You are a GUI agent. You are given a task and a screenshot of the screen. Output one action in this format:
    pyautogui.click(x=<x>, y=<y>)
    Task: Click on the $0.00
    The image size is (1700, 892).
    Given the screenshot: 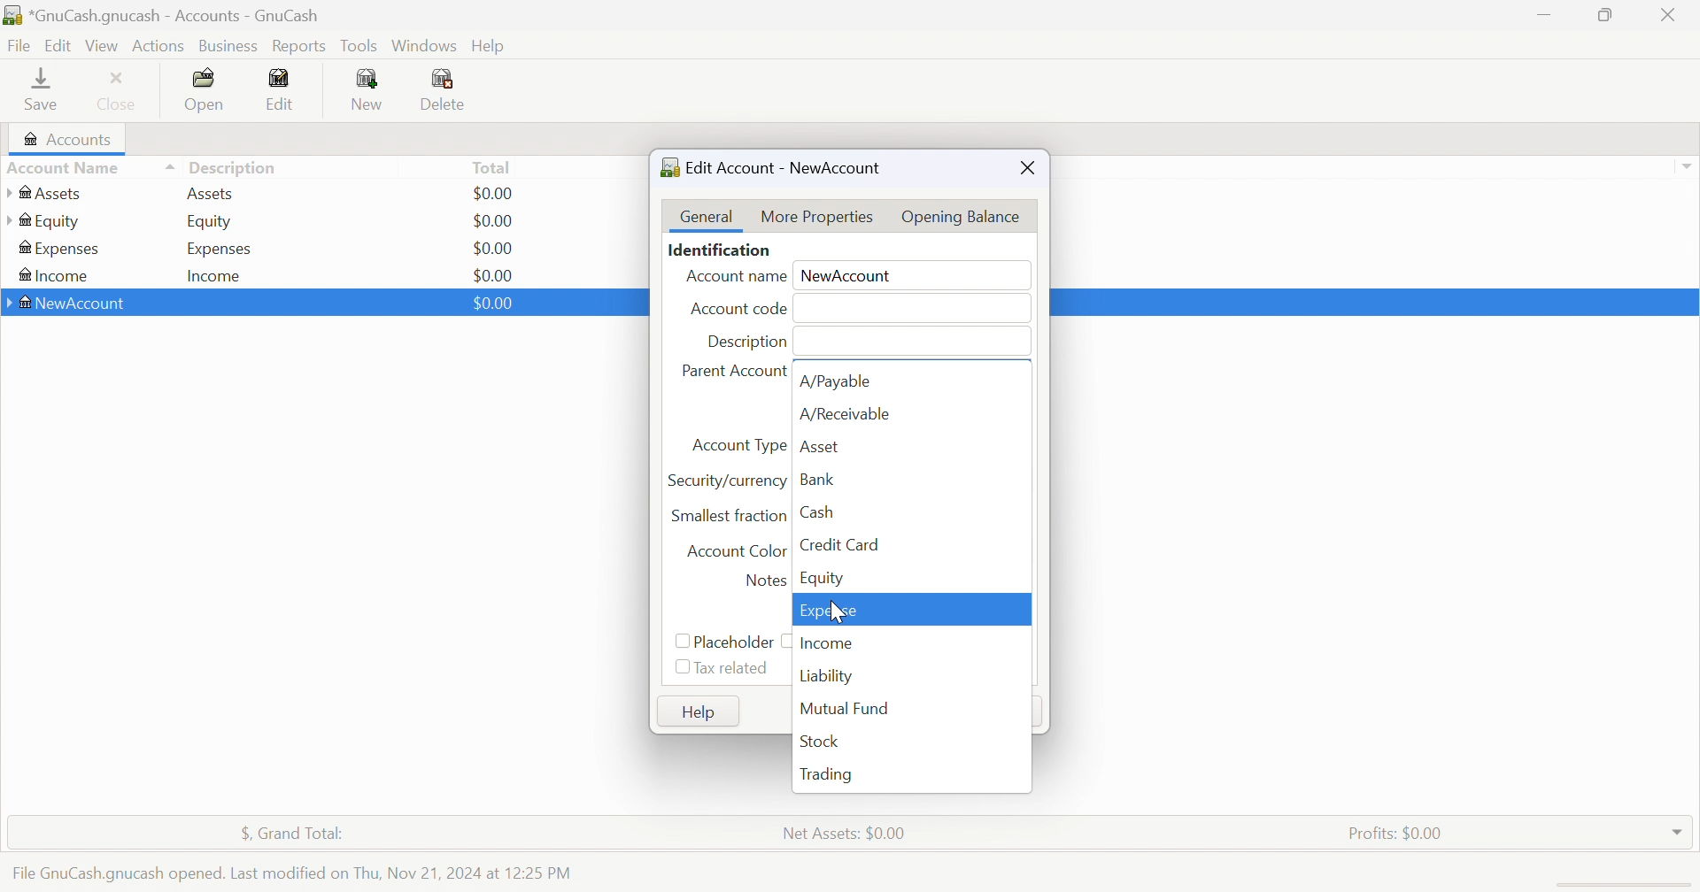 What is the action you would take?
    pyautogui.click(x=492, y=303)
    